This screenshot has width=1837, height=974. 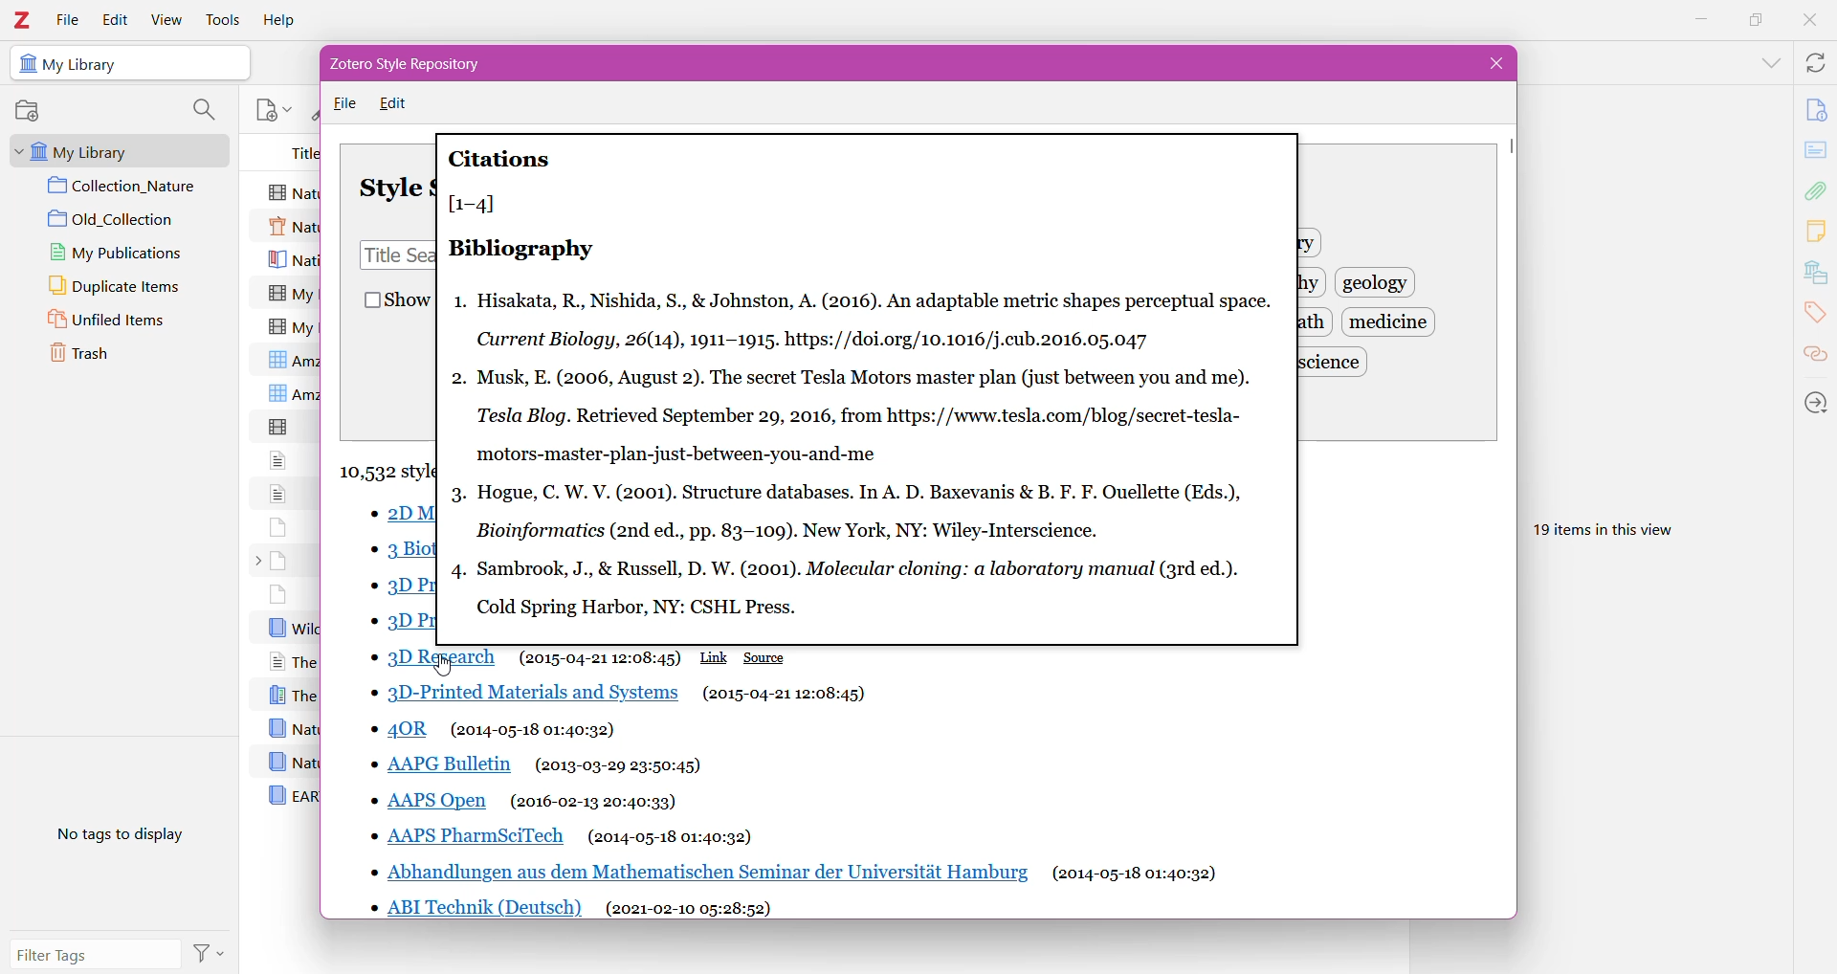 What do you see at coordinates (865, 512) in the screenshot?
I see `Hogue, C. W. V. (2001). Structure databases. In A. D. Baxevanis & B. F. F. Ouellette (Eds.), Bioinformatics (2nd ed., pp. 83-109). New York, NY: Wiley-Interscience.` at bounding box center [865, 512].